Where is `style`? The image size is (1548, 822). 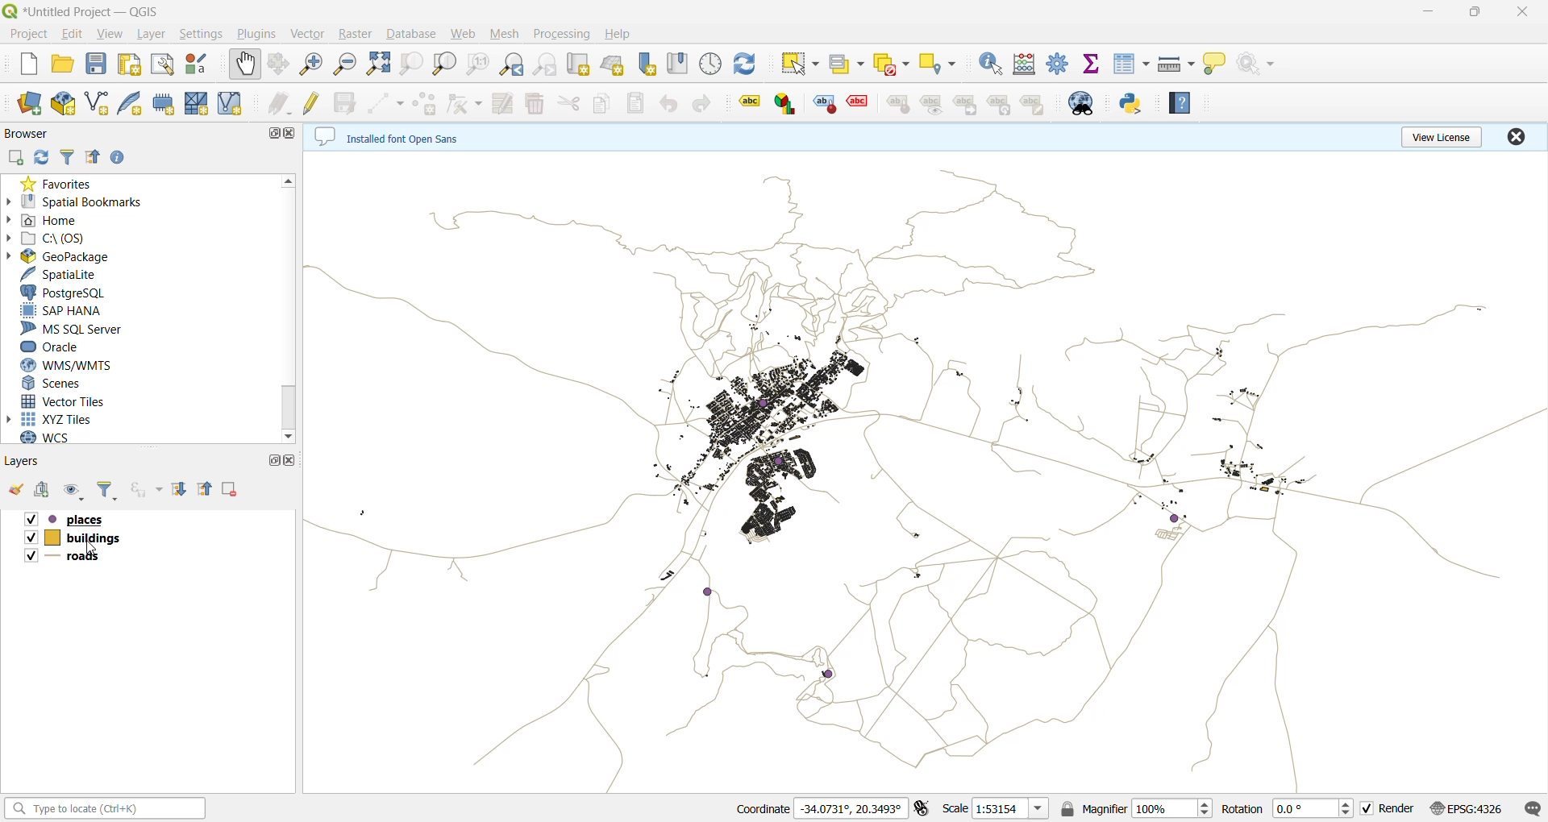 style is located at coordinates (897, 103).